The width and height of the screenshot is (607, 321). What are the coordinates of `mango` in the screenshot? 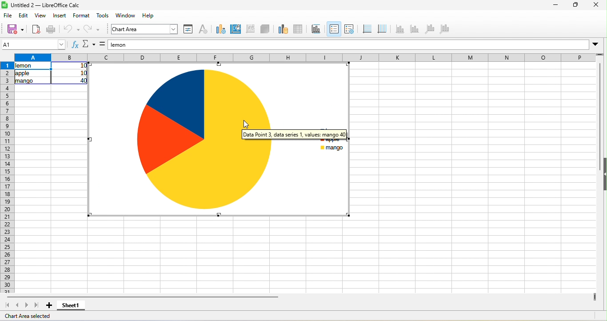 It's located at (333, 148).